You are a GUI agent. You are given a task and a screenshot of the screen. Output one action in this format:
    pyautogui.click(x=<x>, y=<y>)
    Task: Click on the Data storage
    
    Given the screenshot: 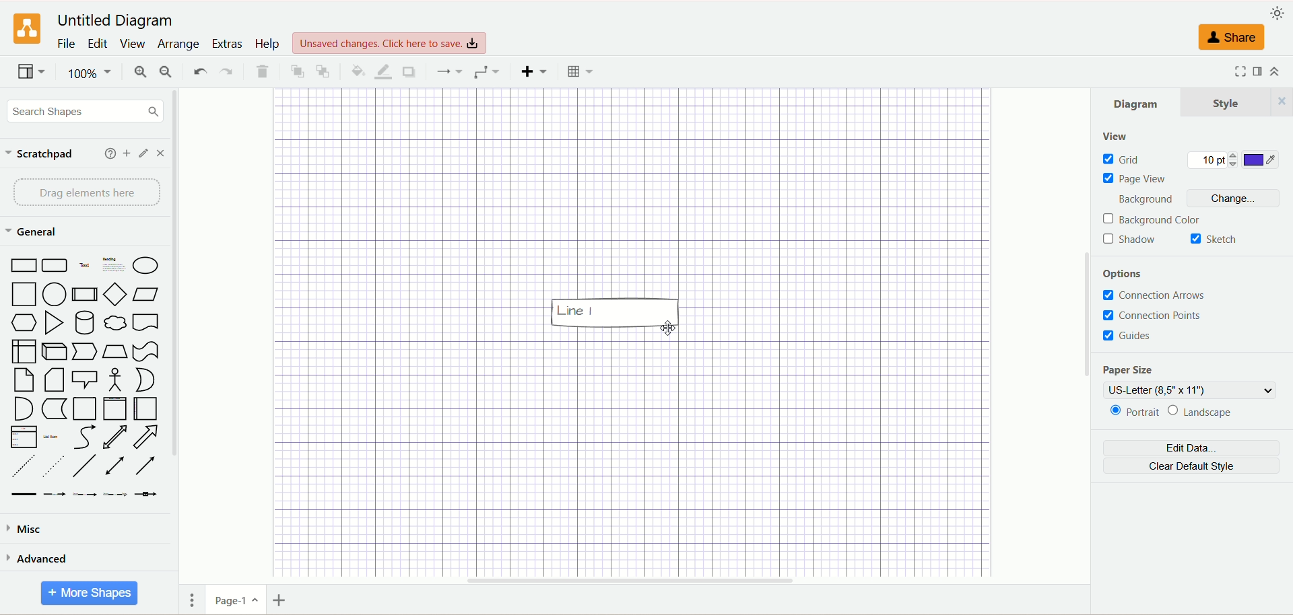 What is the action you would take?
    pyautogui.click(x=54, y=409)
    